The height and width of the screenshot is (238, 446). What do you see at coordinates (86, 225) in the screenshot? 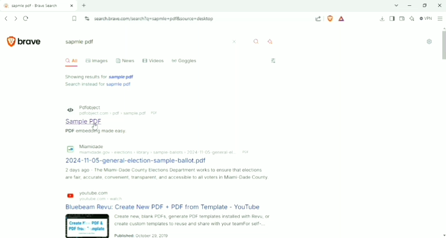
I see `thumbnail` at bounding box center [86, 225].